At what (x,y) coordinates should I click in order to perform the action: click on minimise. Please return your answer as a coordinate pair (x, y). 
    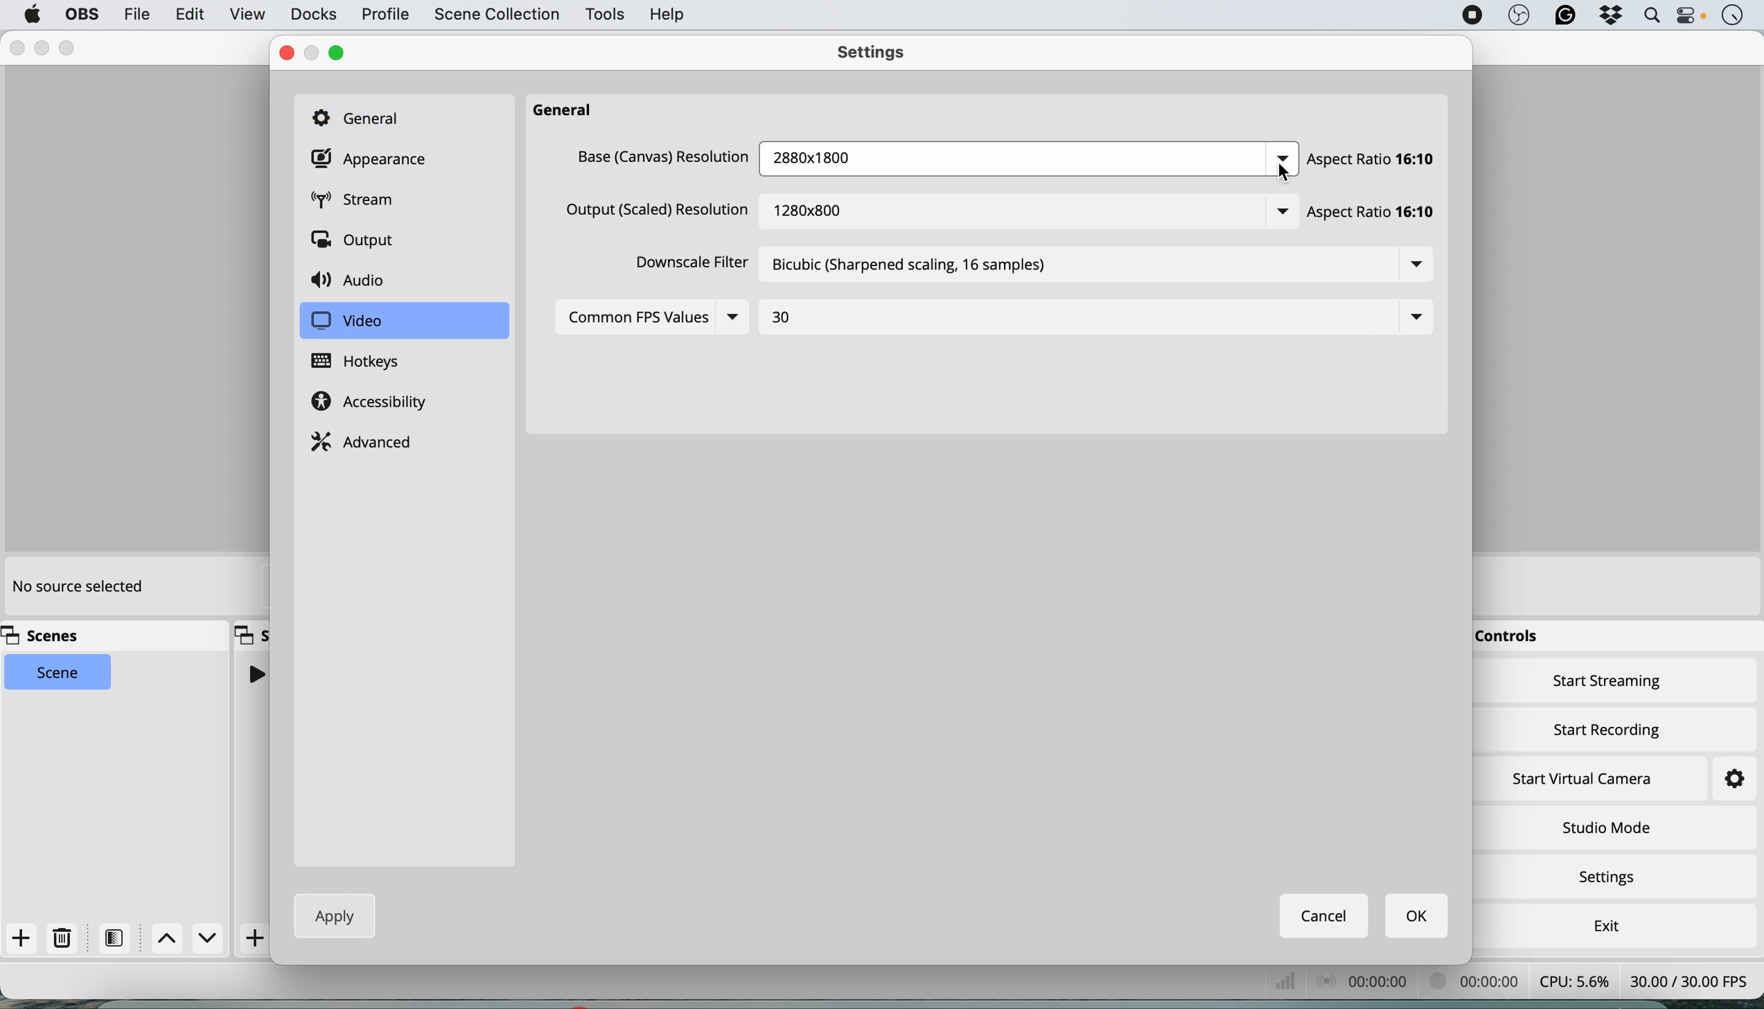
    Looking at the image, I should click on (46, 49).